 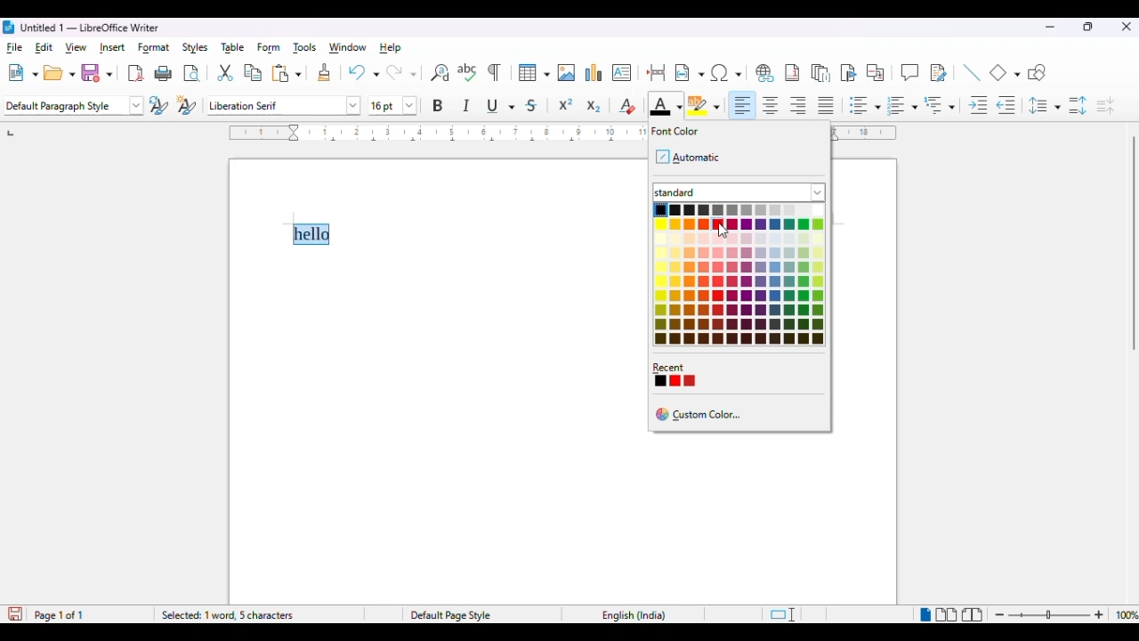 I want to click on character highlighting color, so click(x=705, y=105).